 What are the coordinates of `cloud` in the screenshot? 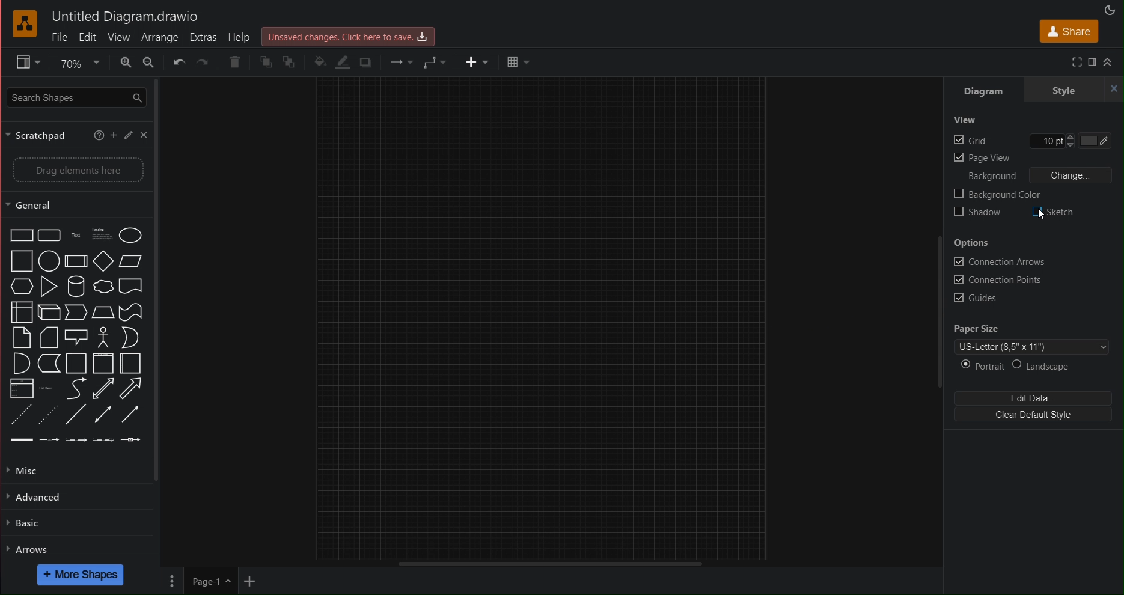 It's located at (103, 288).